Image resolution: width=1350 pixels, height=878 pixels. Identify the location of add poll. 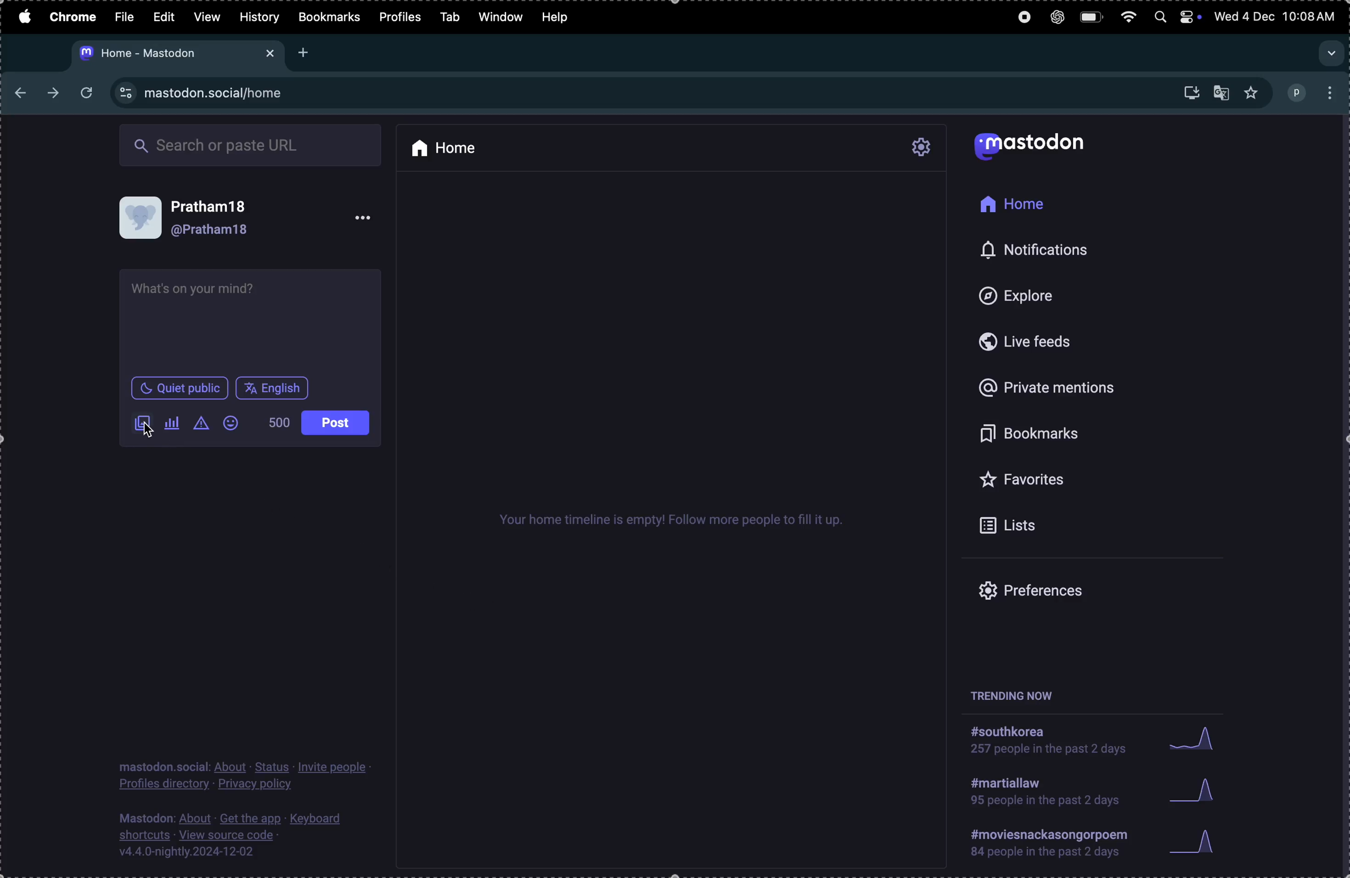
(173, 423).